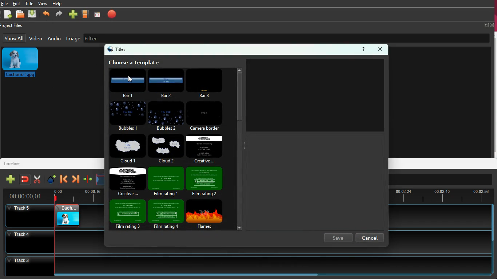 This screenshot has width=497, height=279. What do you see at coordinates (489, 25) in the screenshot?
I see `full screen` at bounding box center [489, 25].